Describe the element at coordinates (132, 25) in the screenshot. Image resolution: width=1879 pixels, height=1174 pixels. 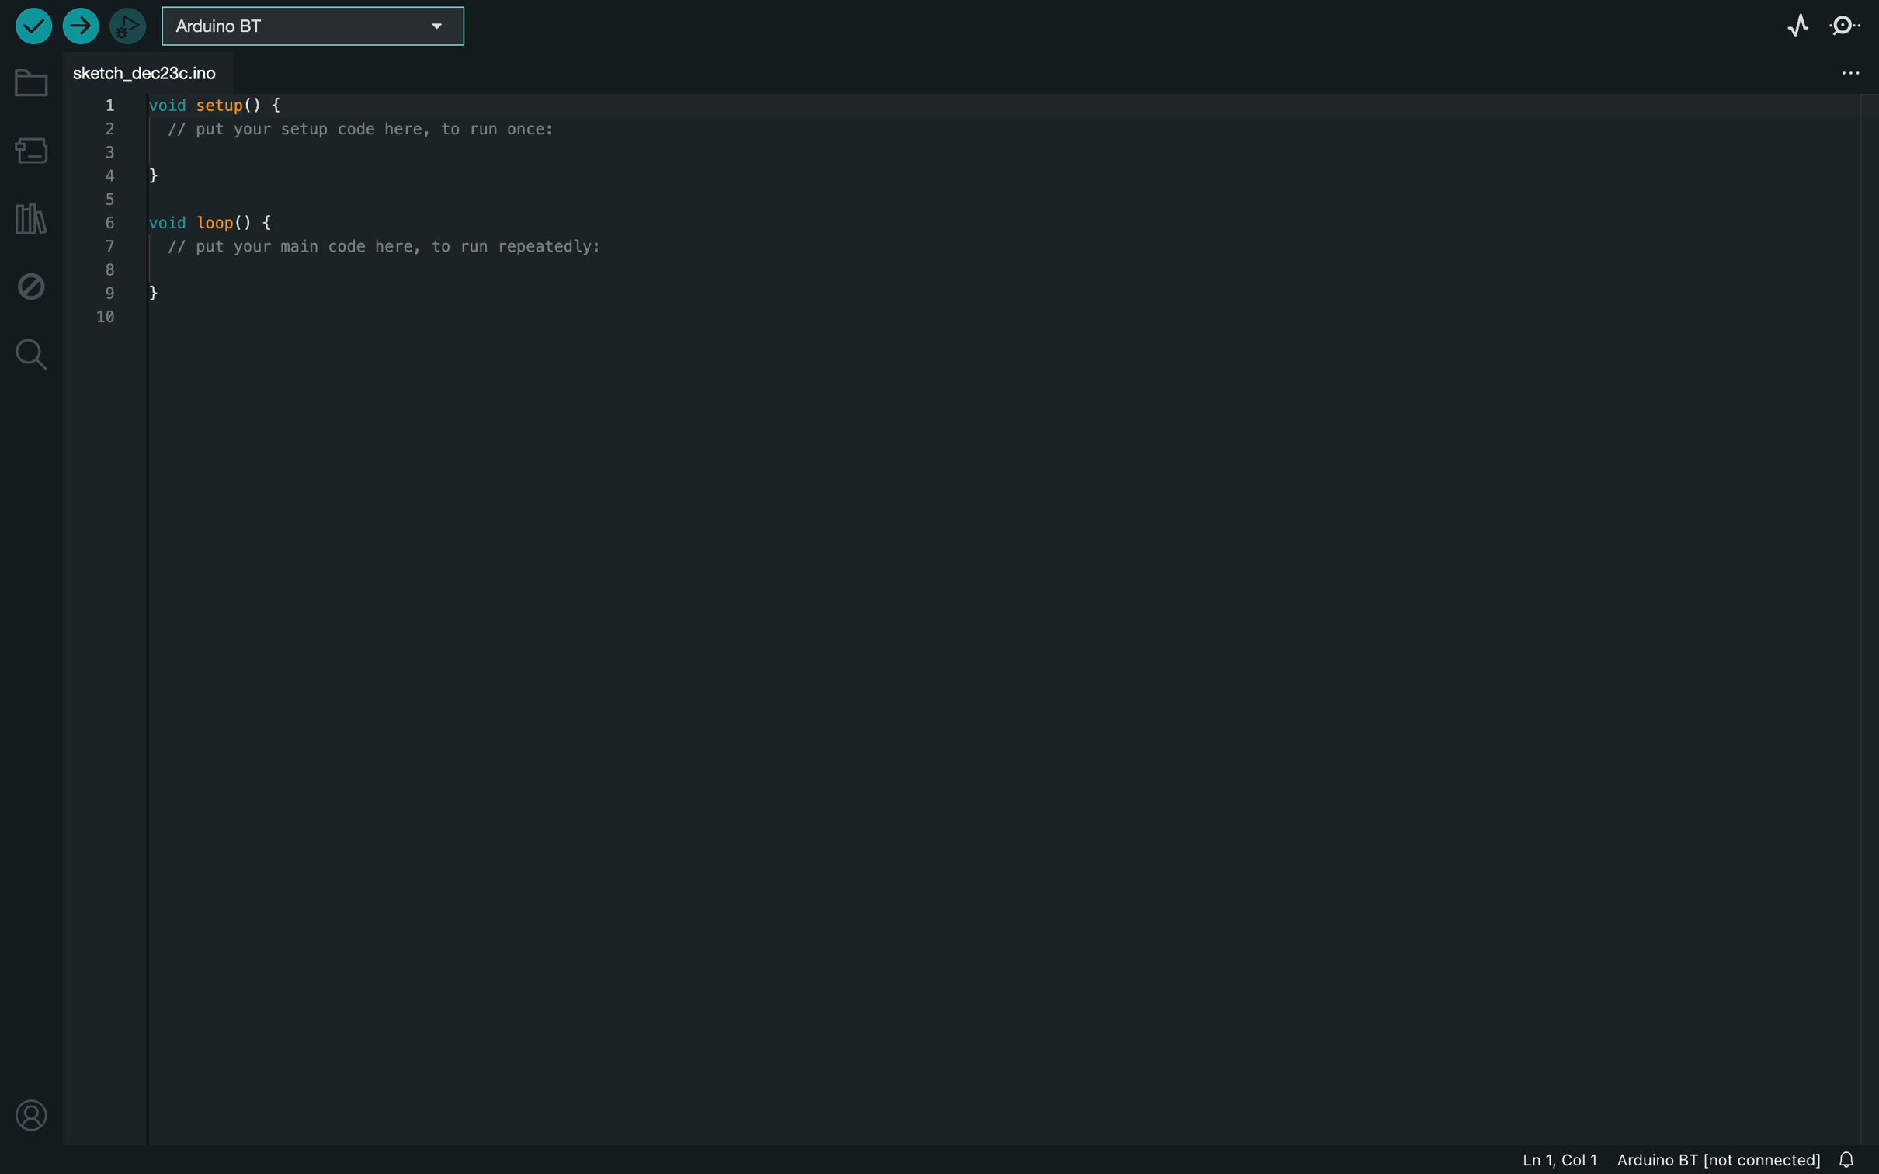
I see `debugger` at that location.